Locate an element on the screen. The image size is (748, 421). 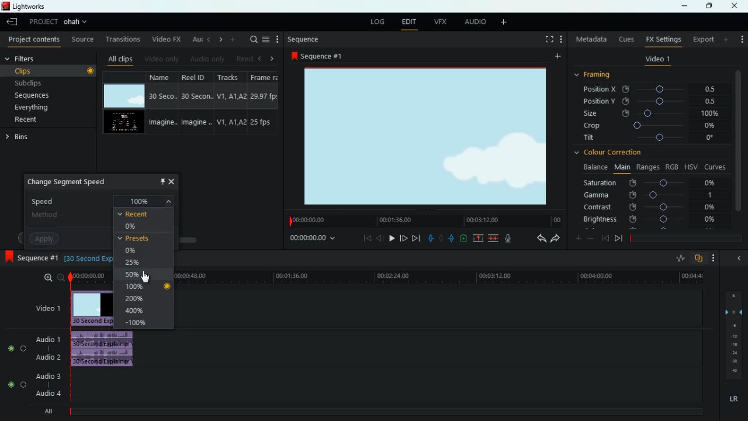
hsv is located at coordinates (691, 167).